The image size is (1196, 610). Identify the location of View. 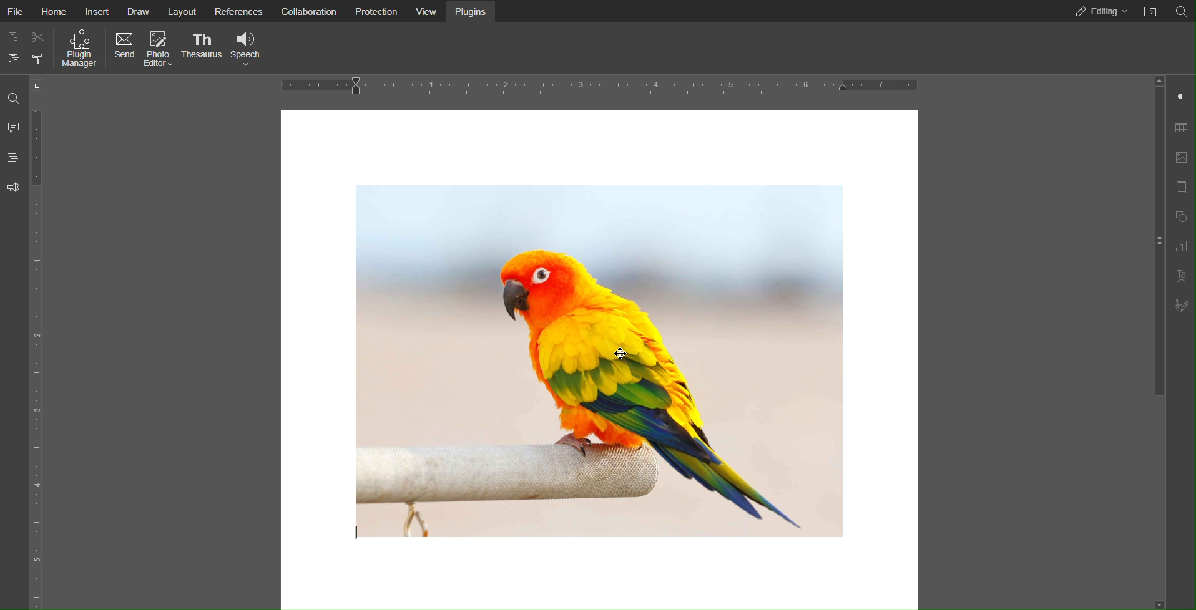
(425, 11).